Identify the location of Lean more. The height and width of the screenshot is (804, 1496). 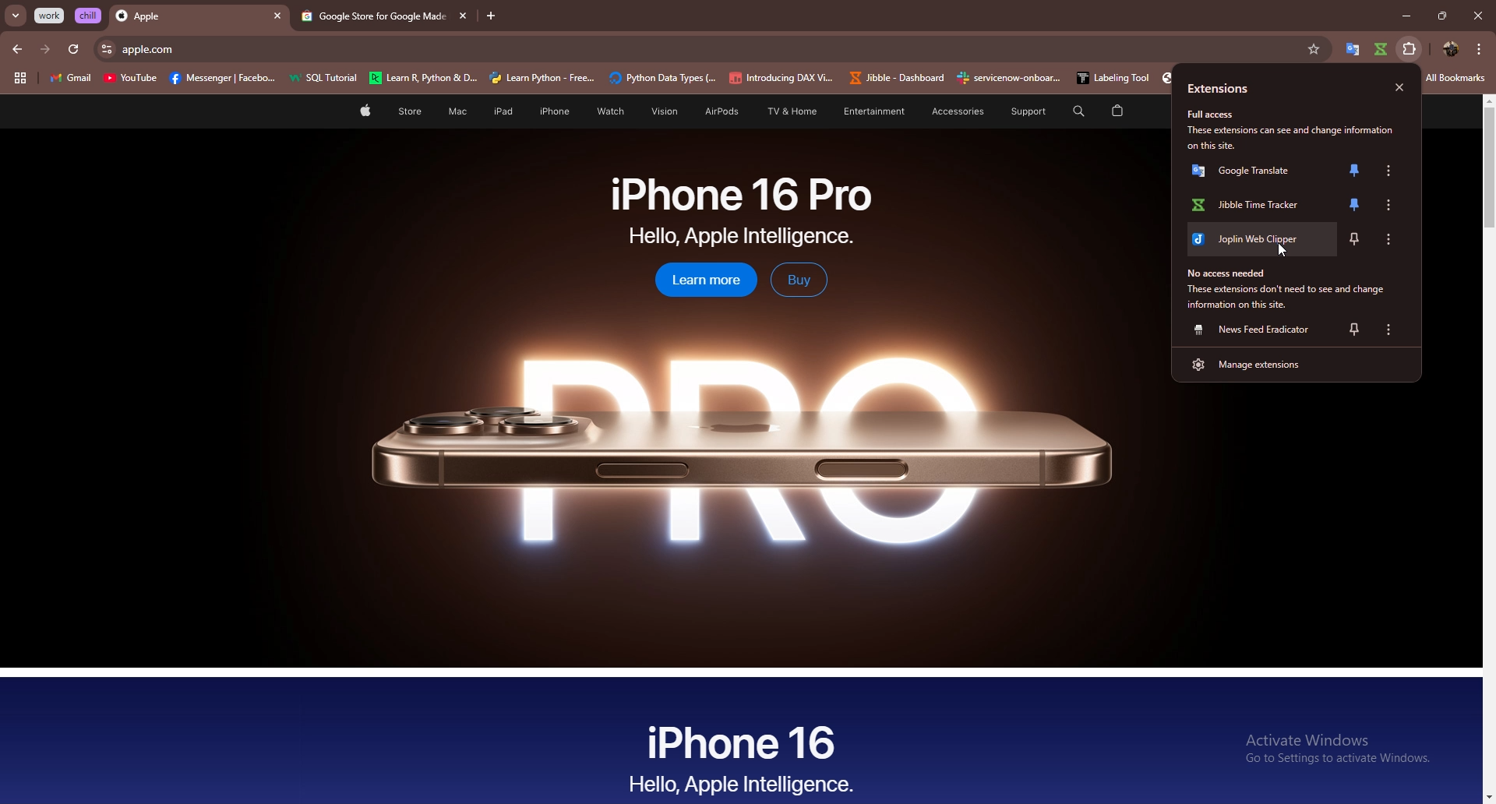
(697, 281).